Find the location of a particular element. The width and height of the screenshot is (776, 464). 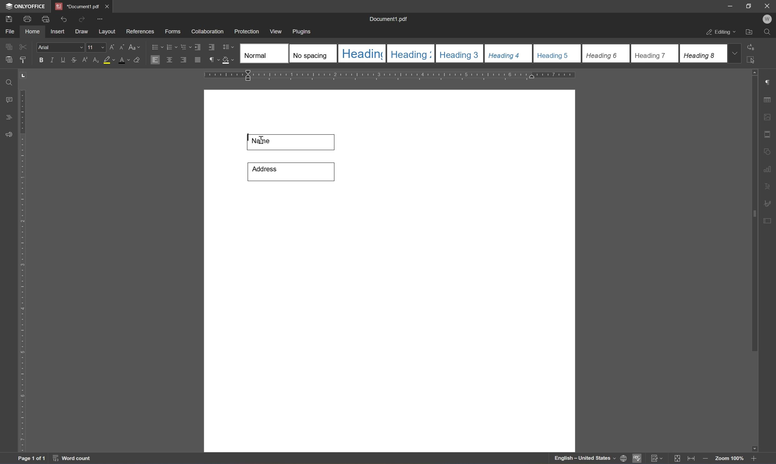

references is located at coordinates (140, 31).